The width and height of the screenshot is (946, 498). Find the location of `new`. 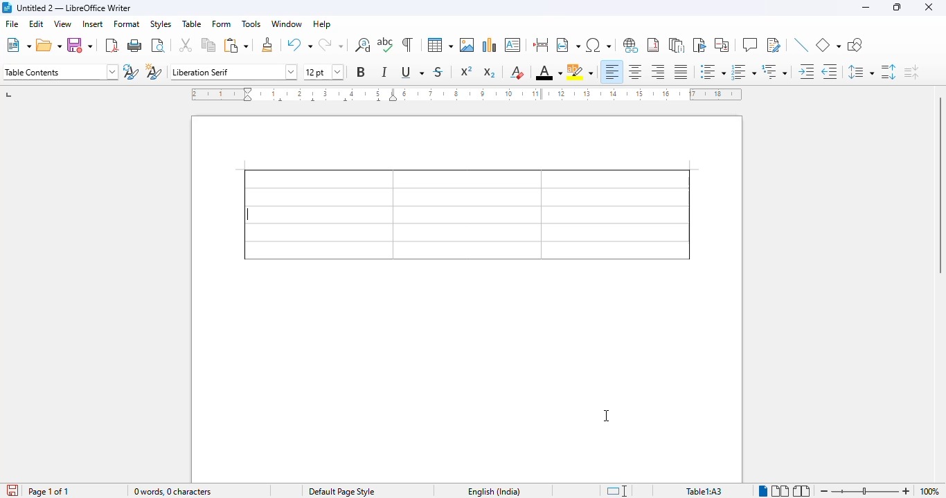

new is located at coordinates (19, 45).